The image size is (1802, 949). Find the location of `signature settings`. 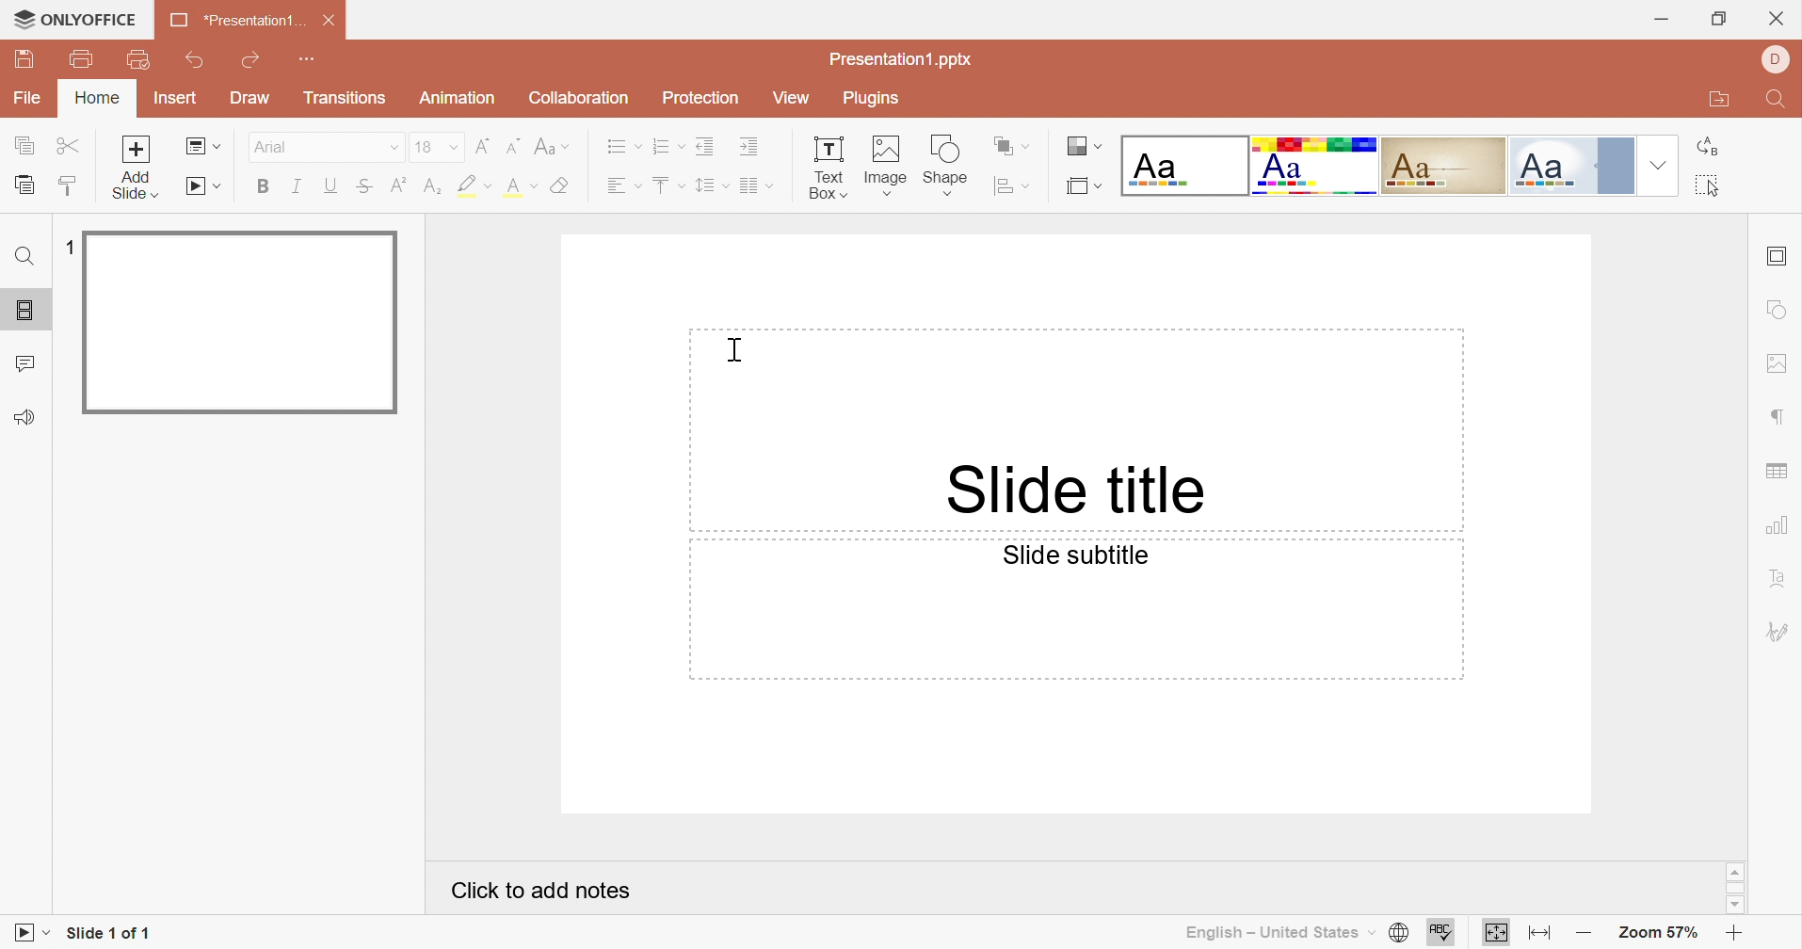

signature settings is located at coordinates (1780, 633).